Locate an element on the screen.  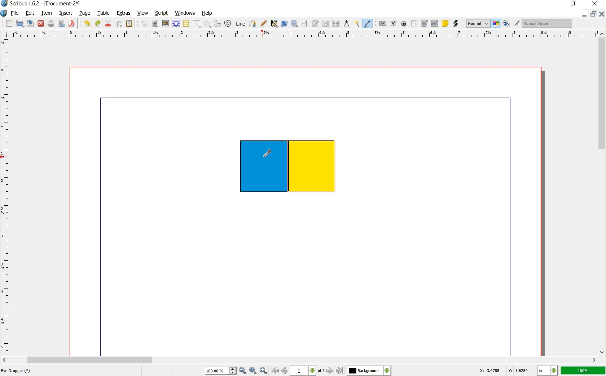
toggle color management system is located at coordinates (496, 23).